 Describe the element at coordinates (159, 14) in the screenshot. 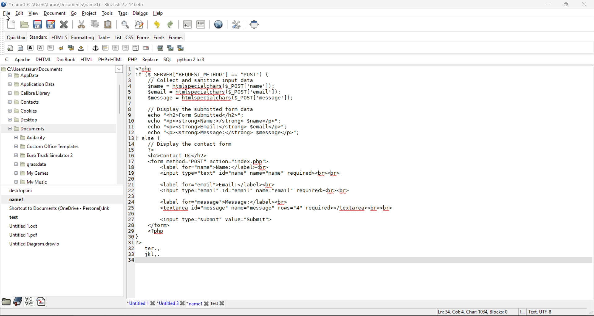

I see `help` at that location.